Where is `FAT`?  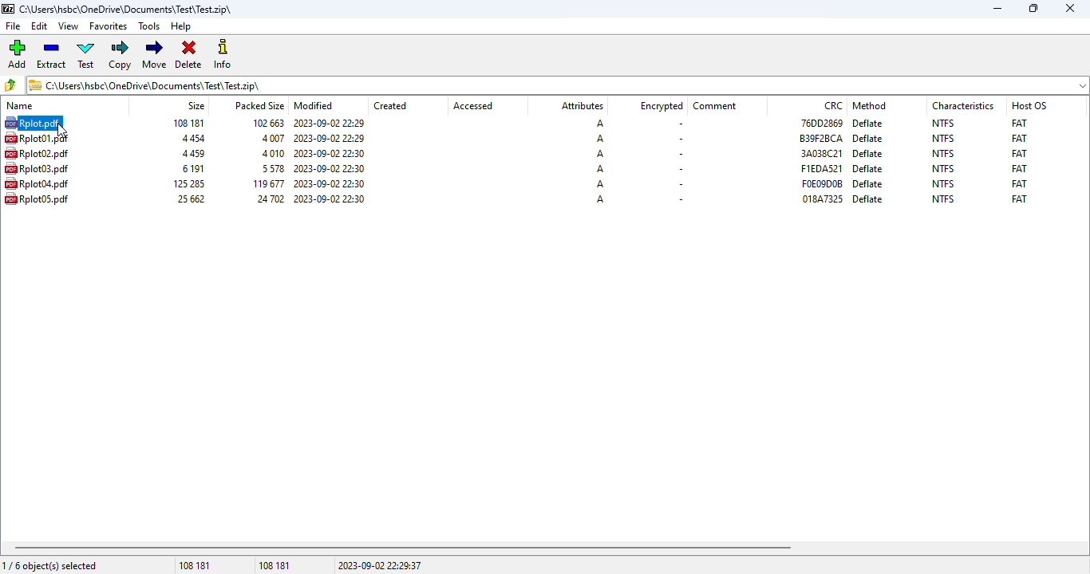
FAT is located at coordinates (1019, 153).